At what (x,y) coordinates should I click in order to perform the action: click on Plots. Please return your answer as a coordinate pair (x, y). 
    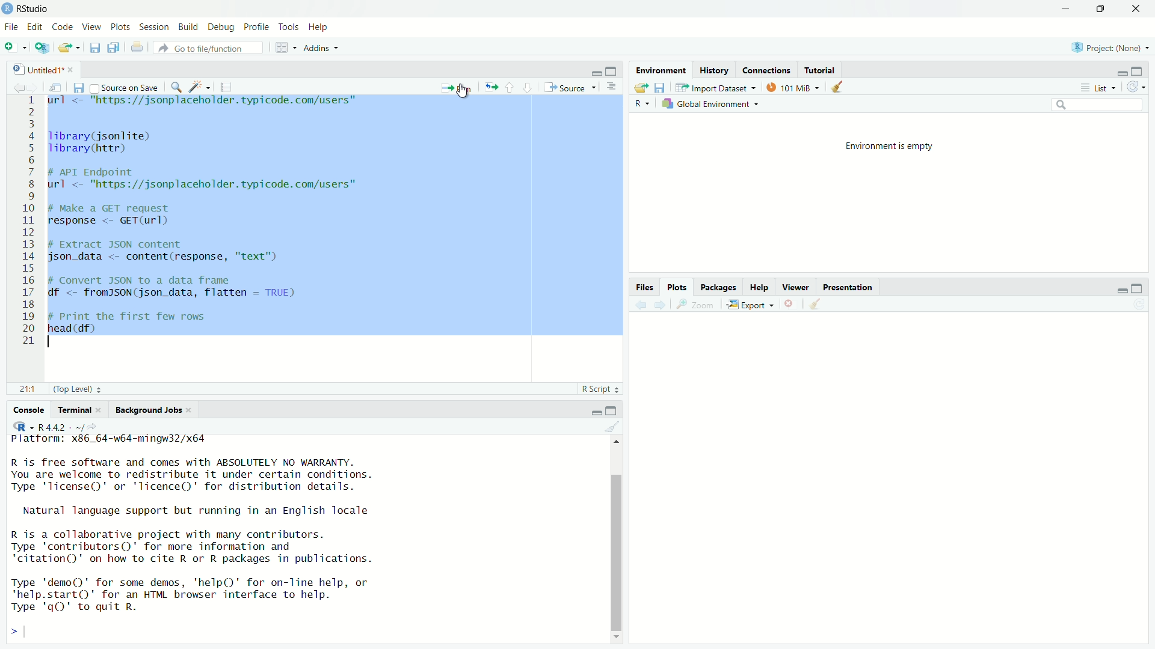
    Looking at the image, I should click on (676, 287).